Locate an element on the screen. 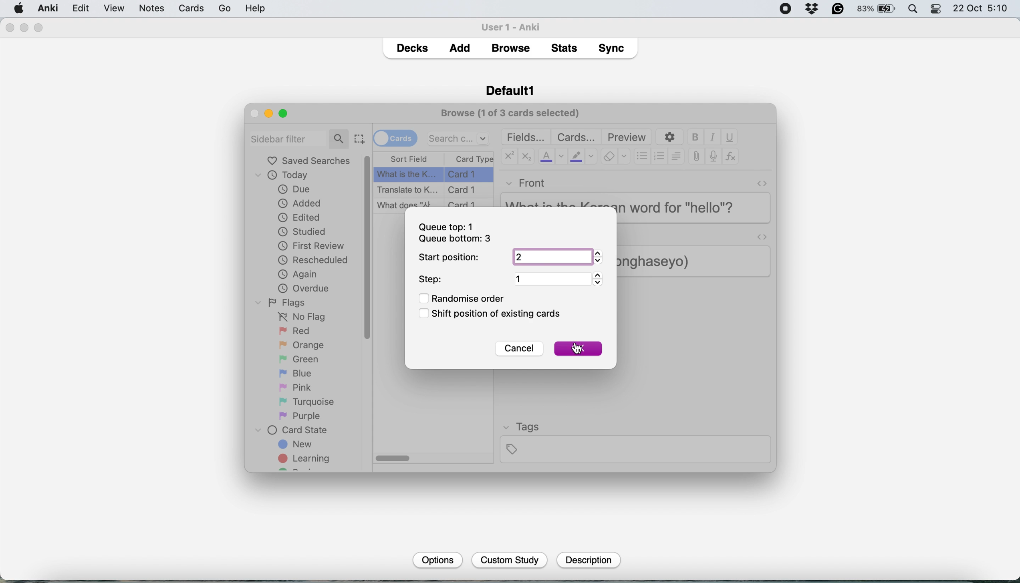 The width and height of the screenshot is (1020, 583). new is located at coordinates (296, 445).